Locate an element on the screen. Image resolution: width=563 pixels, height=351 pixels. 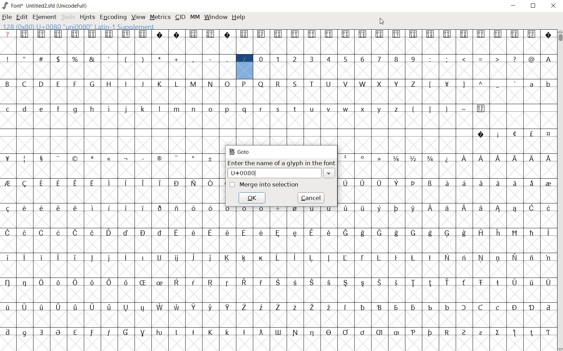
glyph is located at coordinates (481, 34).